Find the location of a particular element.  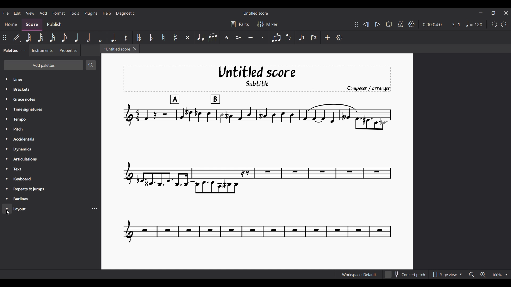

Tools menu is located at coordinates (75, 13).